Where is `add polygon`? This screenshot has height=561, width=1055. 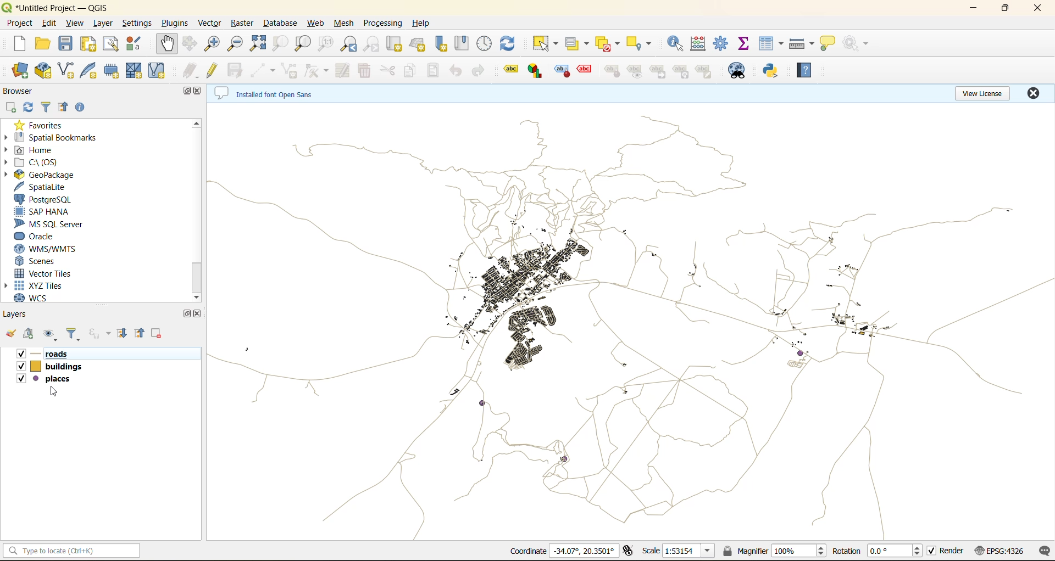 add polygon is located at coordinates (289, 69).